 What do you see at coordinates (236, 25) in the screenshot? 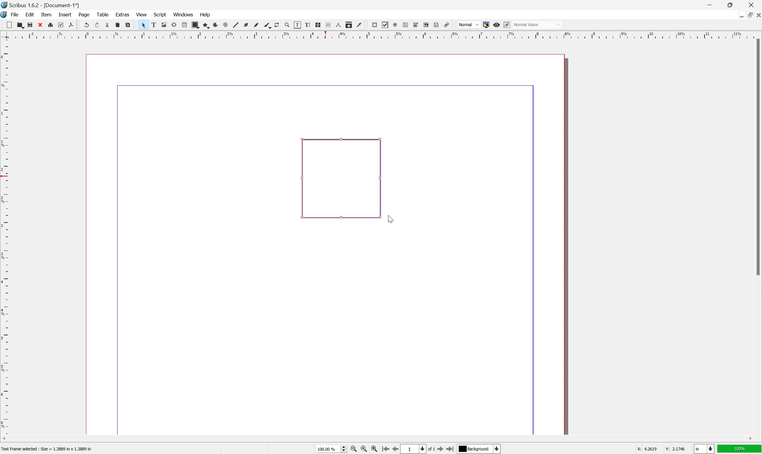
I see `line` at bounding box center [236, 25].